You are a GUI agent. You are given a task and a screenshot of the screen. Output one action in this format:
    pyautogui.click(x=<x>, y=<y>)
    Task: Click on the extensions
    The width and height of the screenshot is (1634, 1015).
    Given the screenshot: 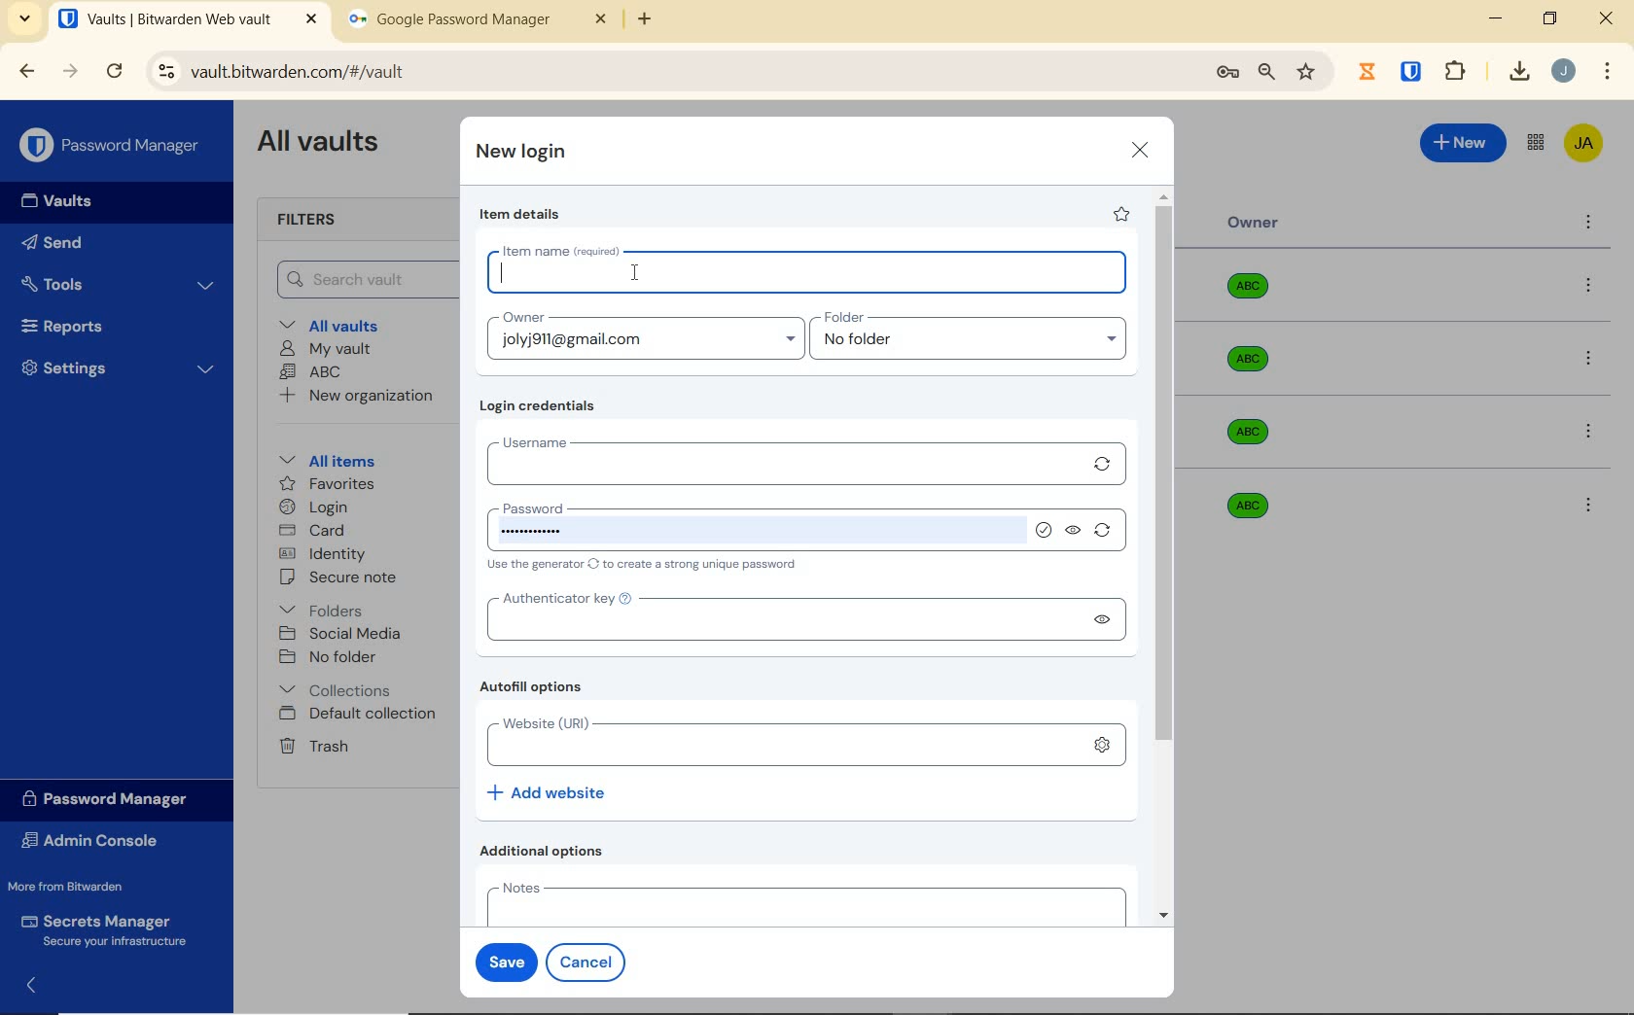 What is the action you would take?
    pyautogui.click(x=1413, y=70)
    